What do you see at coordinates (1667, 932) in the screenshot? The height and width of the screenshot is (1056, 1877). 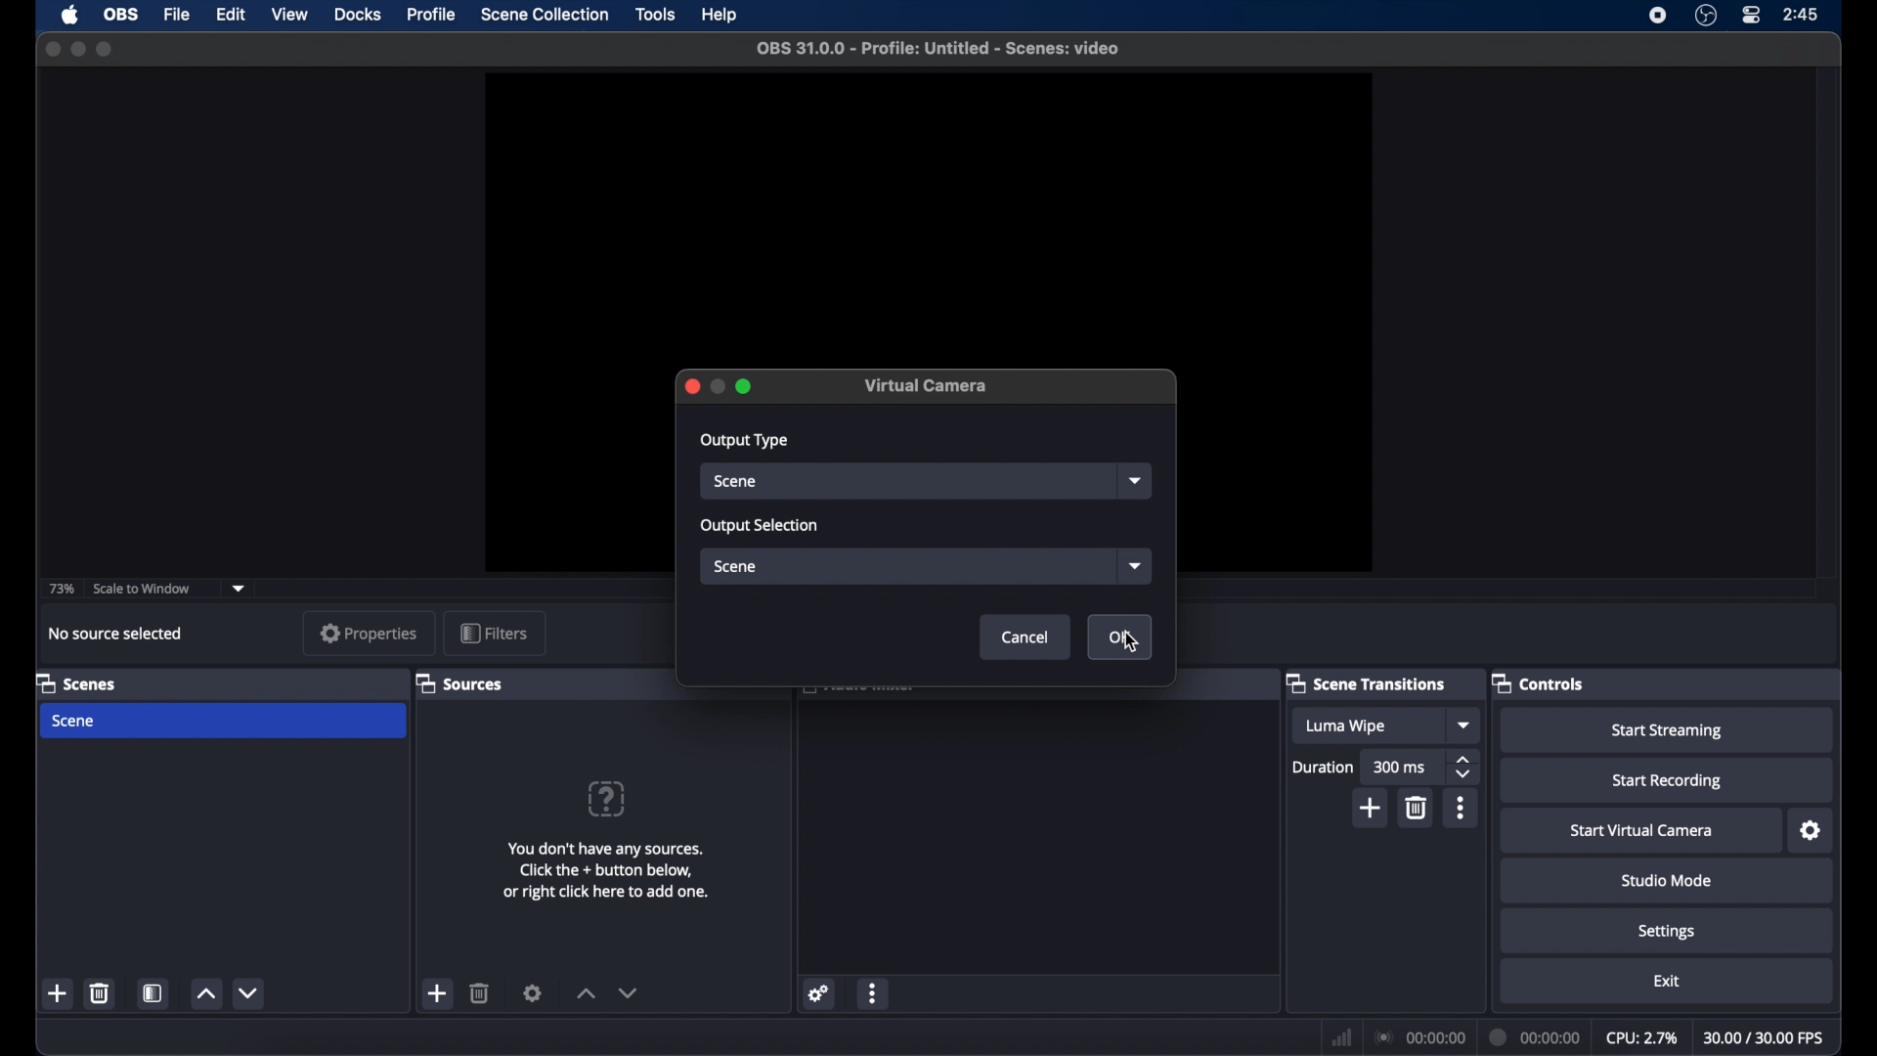 I see `settings` at bounding box center [1667, 932].